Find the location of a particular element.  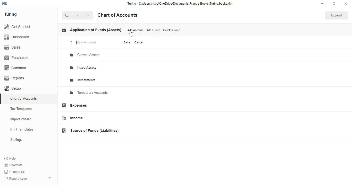

import wizard is located at coordinates (21, 119).